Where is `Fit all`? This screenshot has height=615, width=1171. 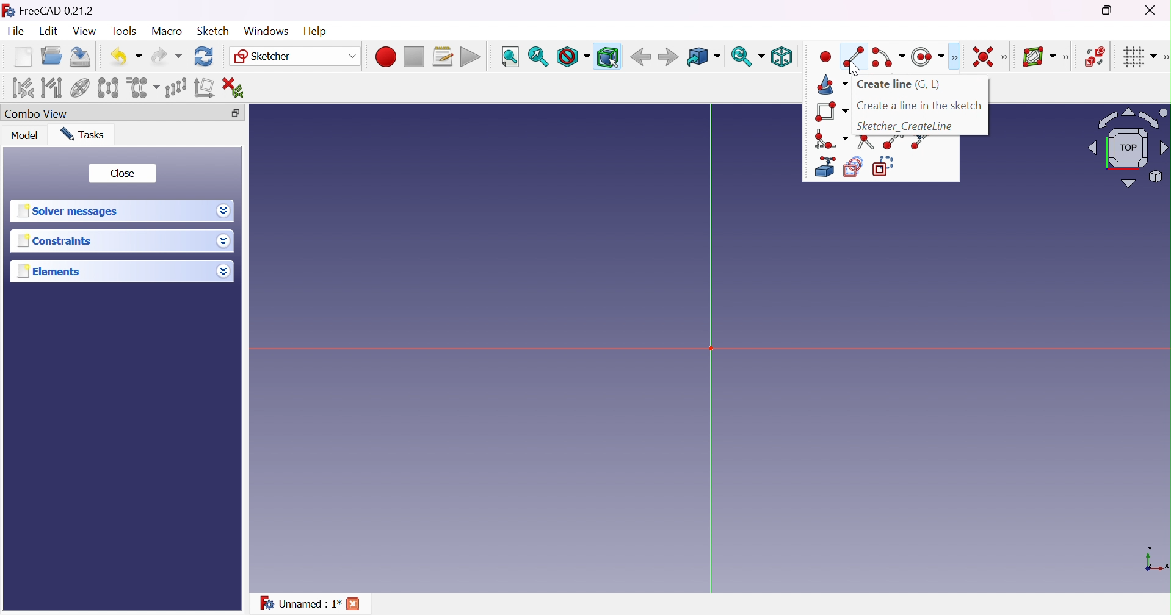
Fit all is located at coordinates (509, 57).